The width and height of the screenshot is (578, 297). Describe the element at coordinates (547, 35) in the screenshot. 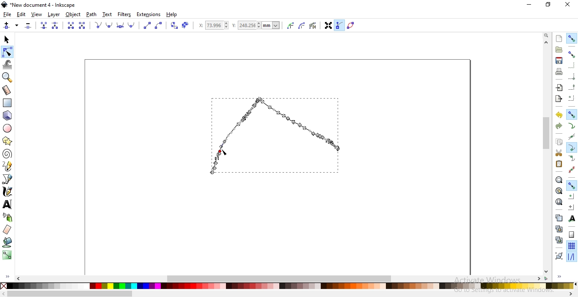

I see `zoom` at that location.